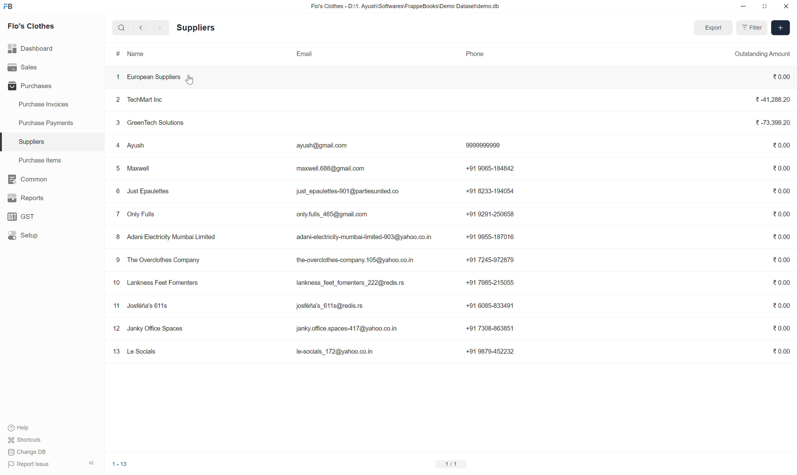 The width and height of the screenshot is (797, 475). I want to click on TechMart Inc, so click(146, 100).